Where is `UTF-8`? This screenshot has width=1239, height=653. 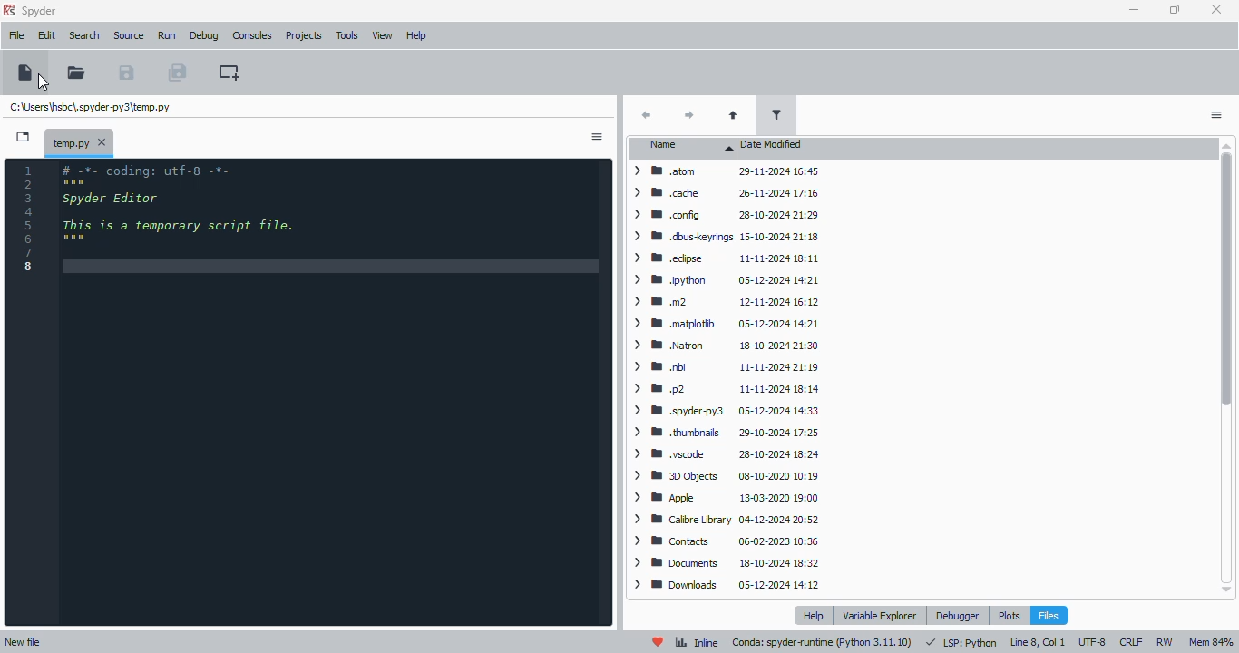
UTF-8 is located at coordinates (1093, 643).